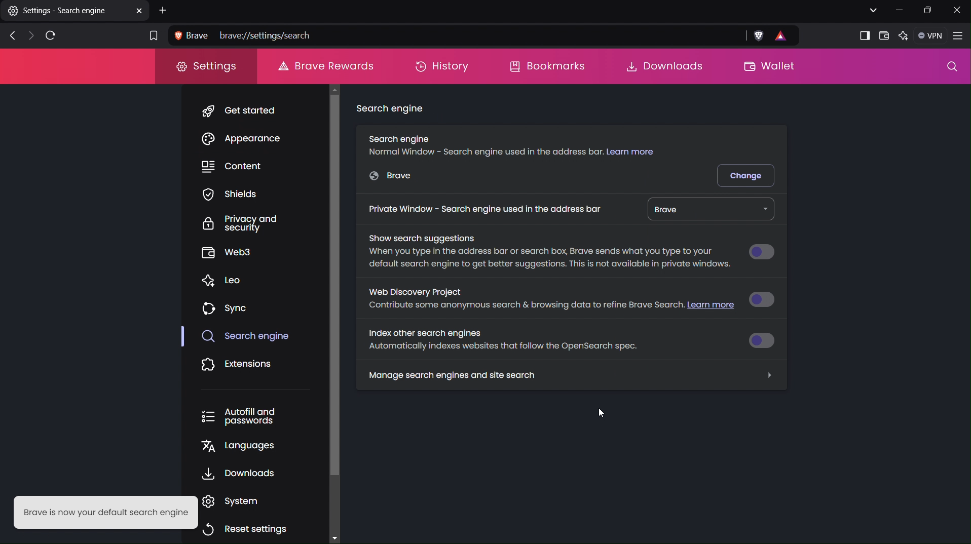  What do you see at coordinates (76, 13) in the screenshot?
I see `settings` at bounding box center [76, 13].